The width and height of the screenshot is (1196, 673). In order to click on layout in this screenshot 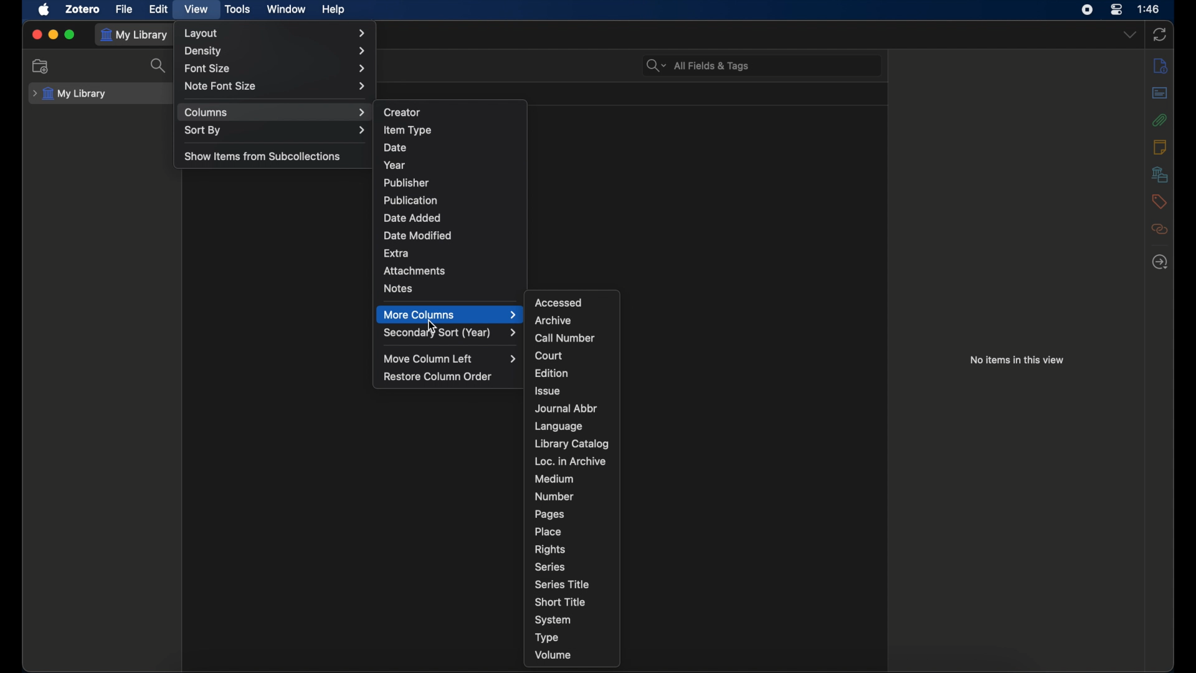, I will do `click(278, 33)`.